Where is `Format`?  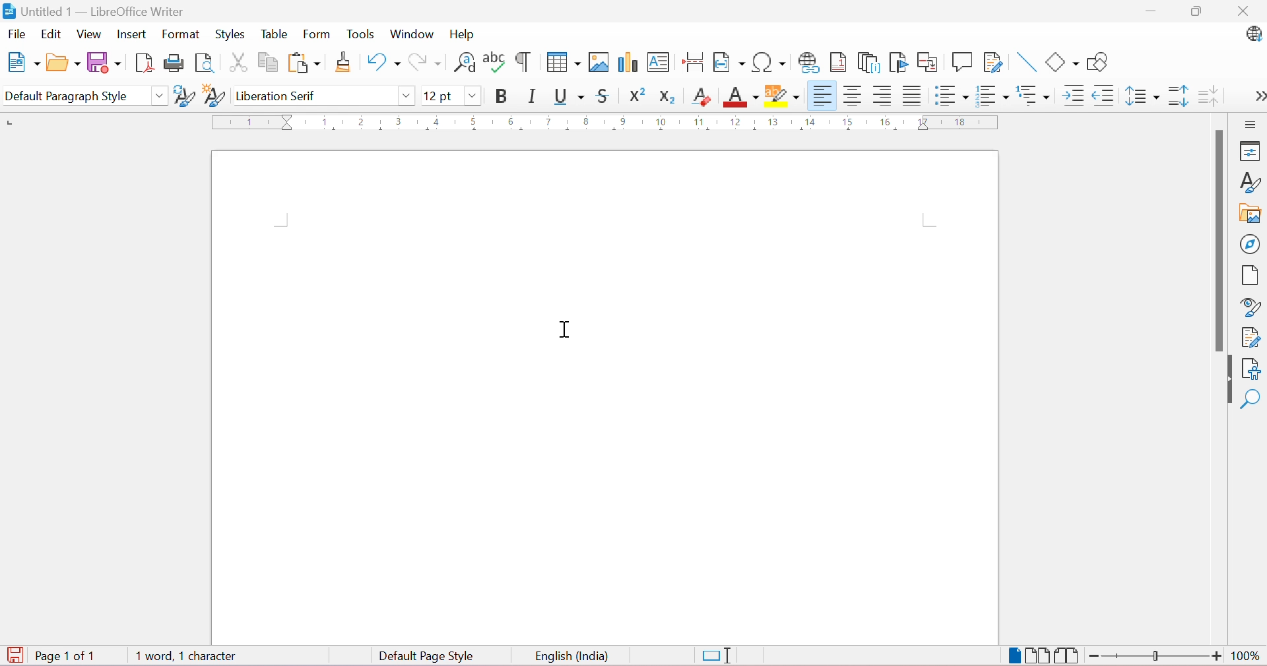 Format is located at coordinates (181, 34).